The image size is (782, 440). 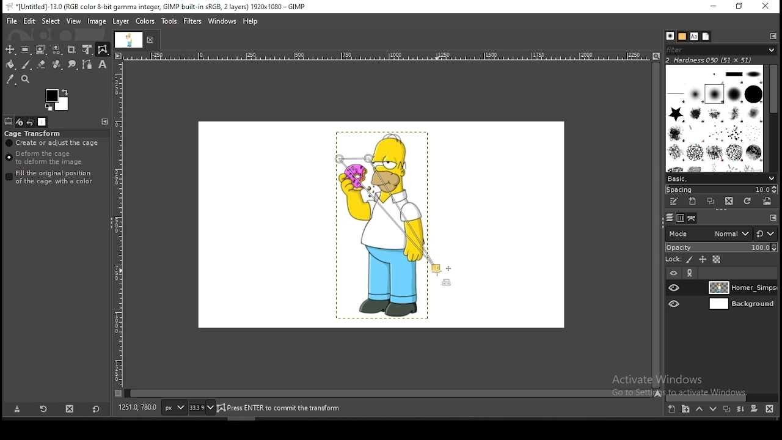 What do you see at coordinates (766, 233) in the screenshot?
I see `rest` at bounding box center [766, 233].